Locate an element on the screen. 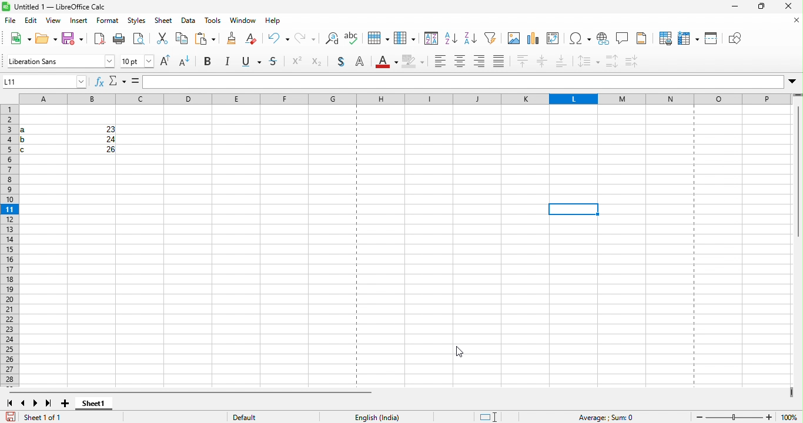  new is located at coordinates (19, 39).